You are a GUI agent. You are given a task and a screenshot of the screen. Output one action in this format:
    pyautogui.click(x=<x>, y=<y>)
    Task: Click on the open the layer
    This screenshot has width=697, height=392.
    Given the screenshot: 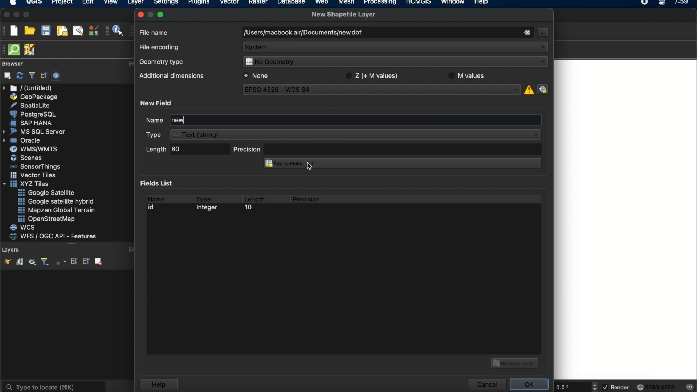 What is the action you would take?
    pyautogui.click(x=6, y=261)
    